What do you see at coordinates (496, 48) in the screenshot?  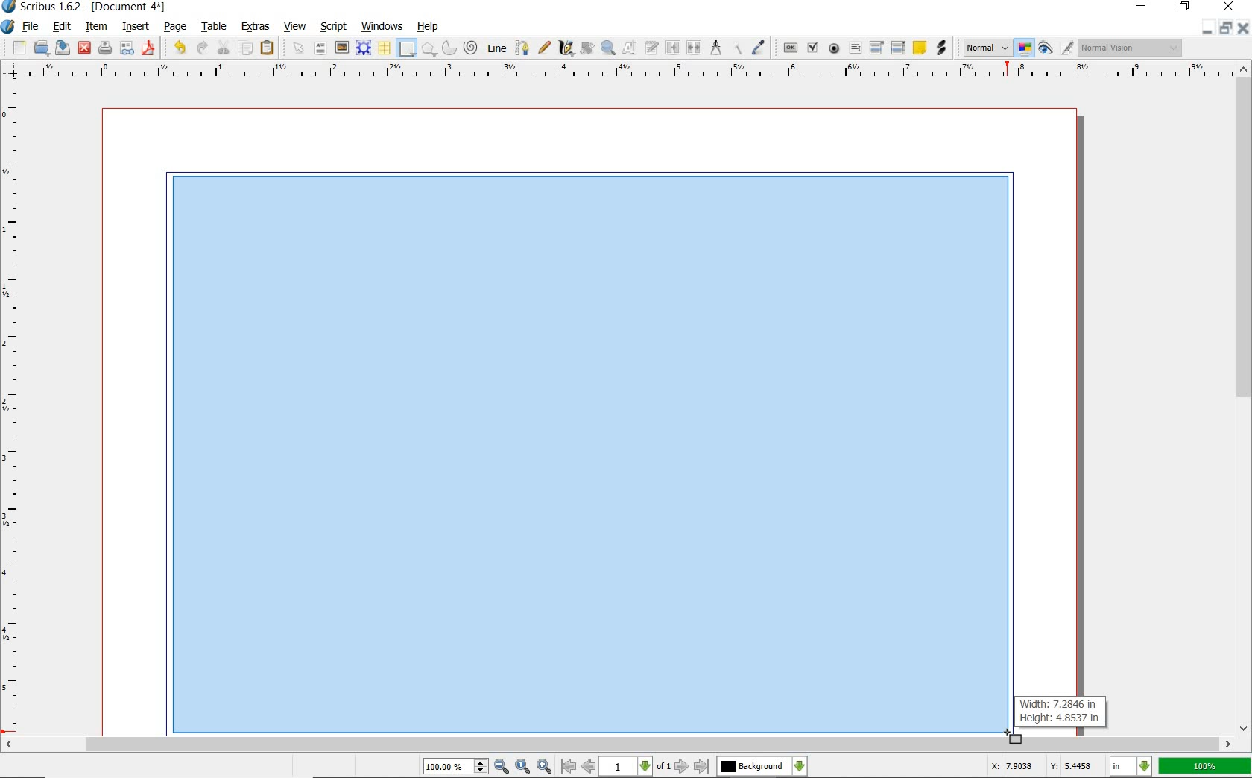 I see `line` at bounding box center [496, 48].